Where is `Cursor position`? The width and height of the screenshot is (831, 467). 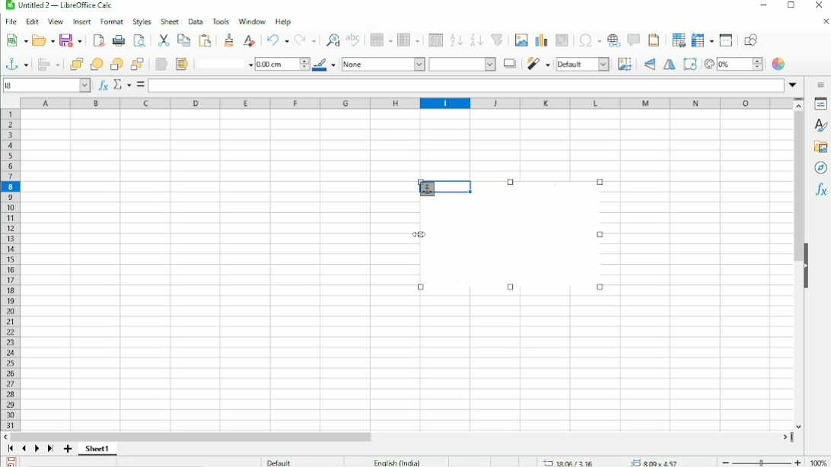
Cursor position is located at coordinates (613, 462).